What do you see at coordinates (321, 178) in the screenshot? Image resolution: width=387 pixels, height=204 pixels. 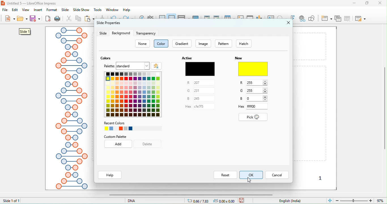 I see `1` at bounding box center [321, 178].